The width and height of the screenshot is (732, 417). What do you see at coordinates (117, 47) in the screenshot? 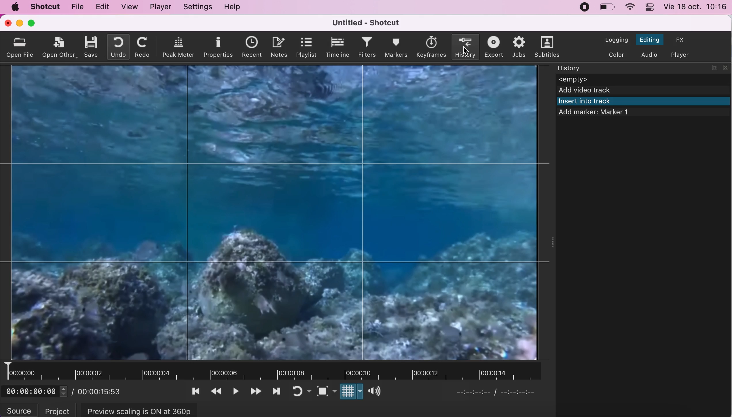
I see `undo` at bounding box center [117, 47].